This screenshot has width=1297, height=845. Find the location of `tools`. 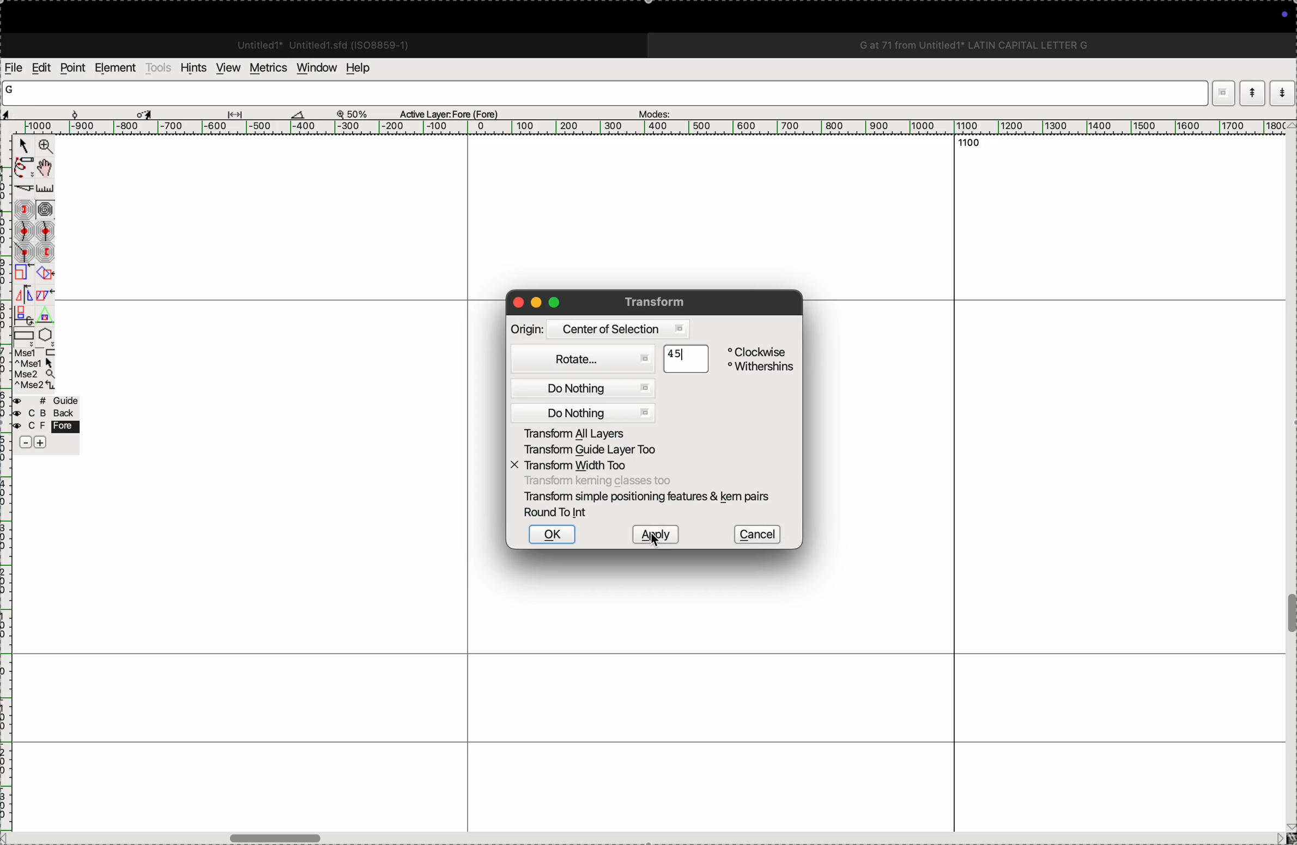

tools is located at coordinates (160, 70).